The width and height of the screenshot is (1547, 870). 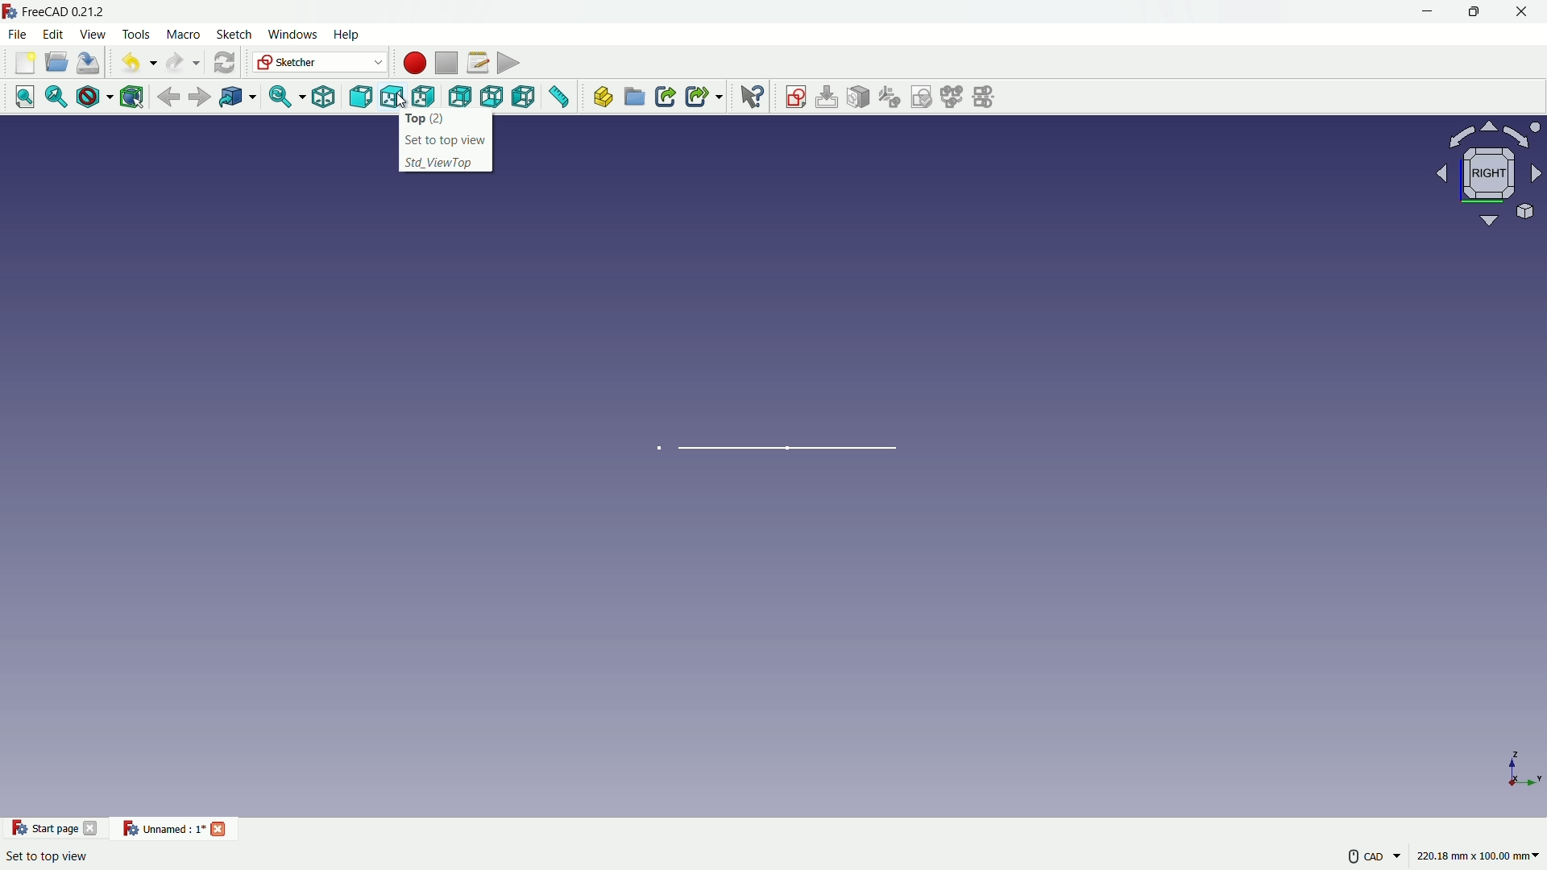 What do you see at coordinates (133, 97) in the screenshot?
I see `bounding box` at bounding box center [133, 97].